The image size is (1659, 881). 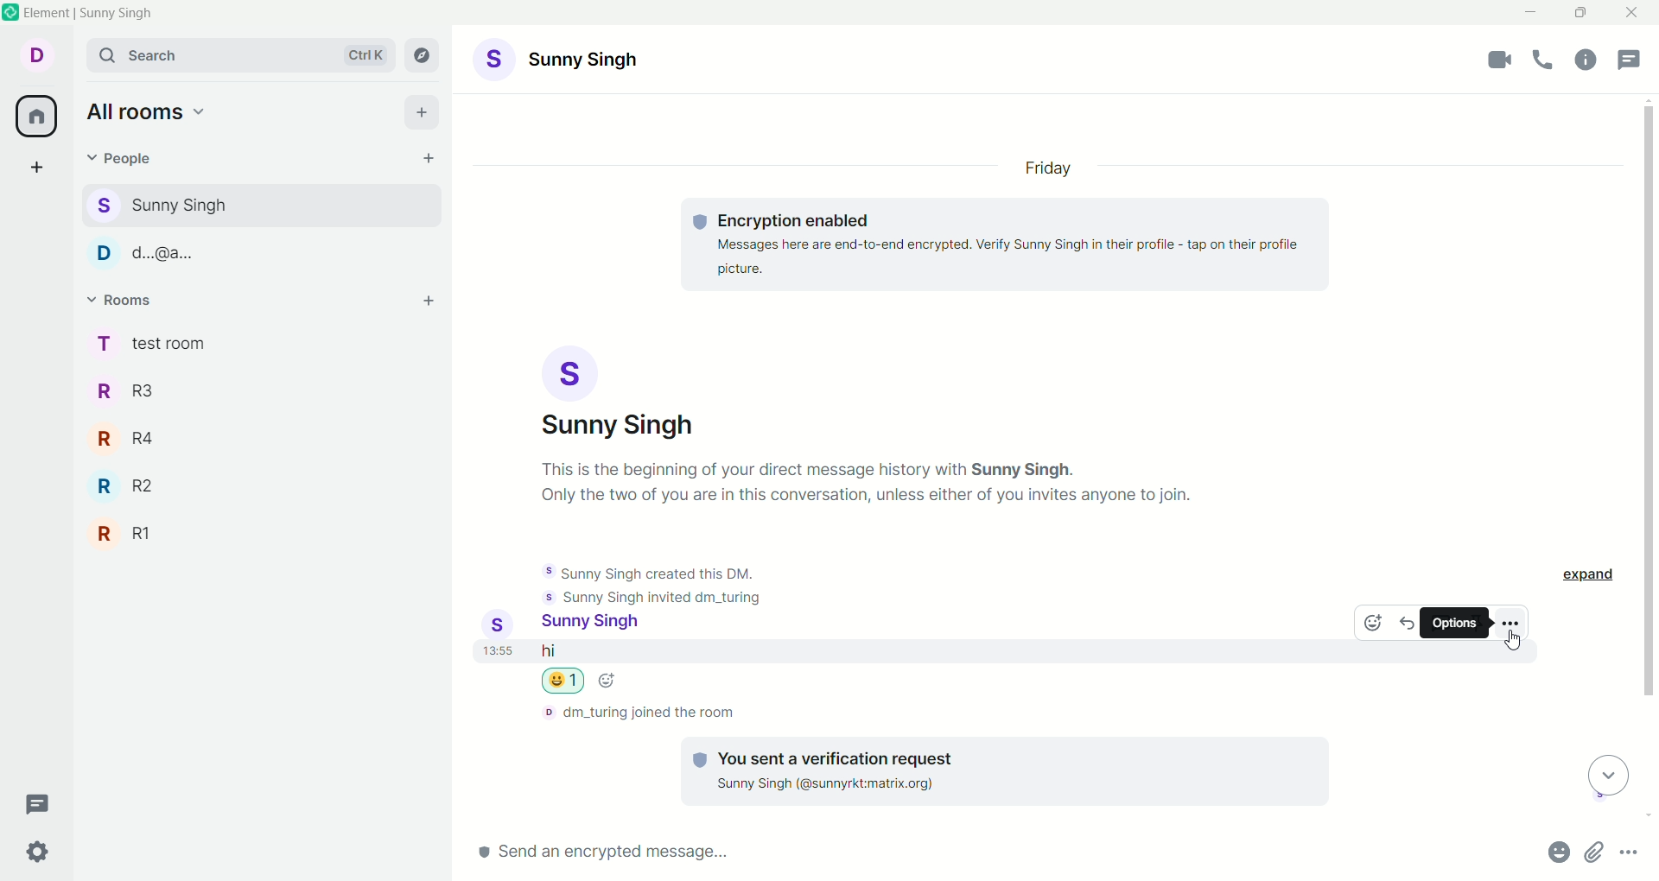 What do you see at coordinates (651, 581) in the screenshot?
I see `text` at bounding box center [651, 581].